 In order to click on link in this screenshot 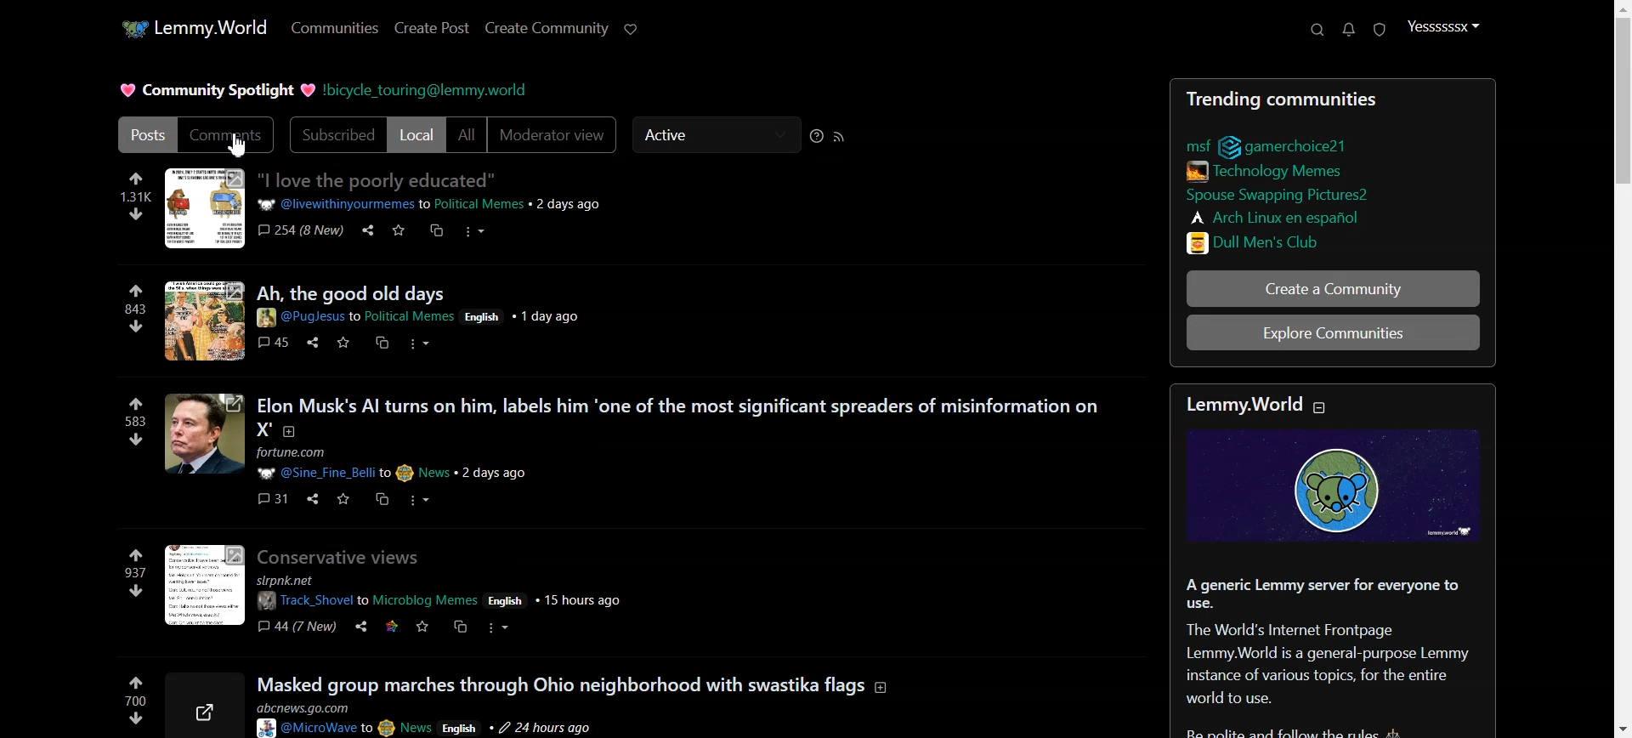, I will do `click(393, 625)`.